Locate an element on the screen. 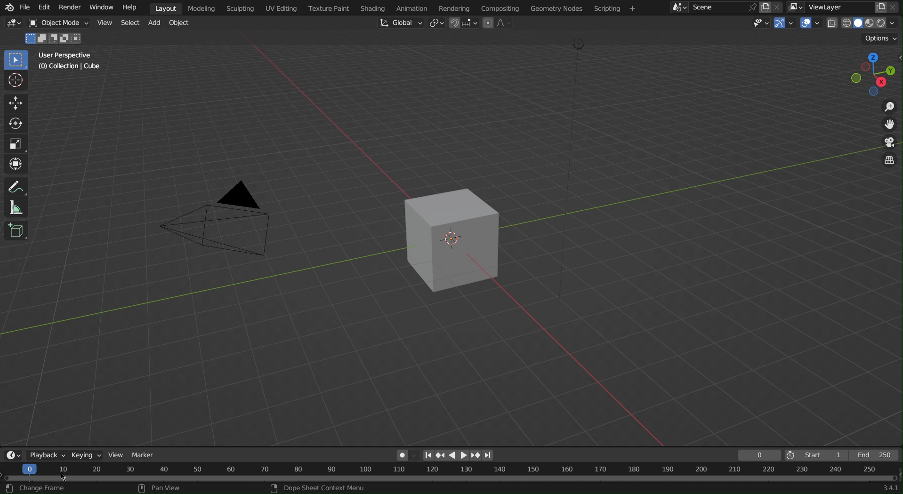 The width and height of the screenshot is (903, 494).  is located at coordinates (104, 22).